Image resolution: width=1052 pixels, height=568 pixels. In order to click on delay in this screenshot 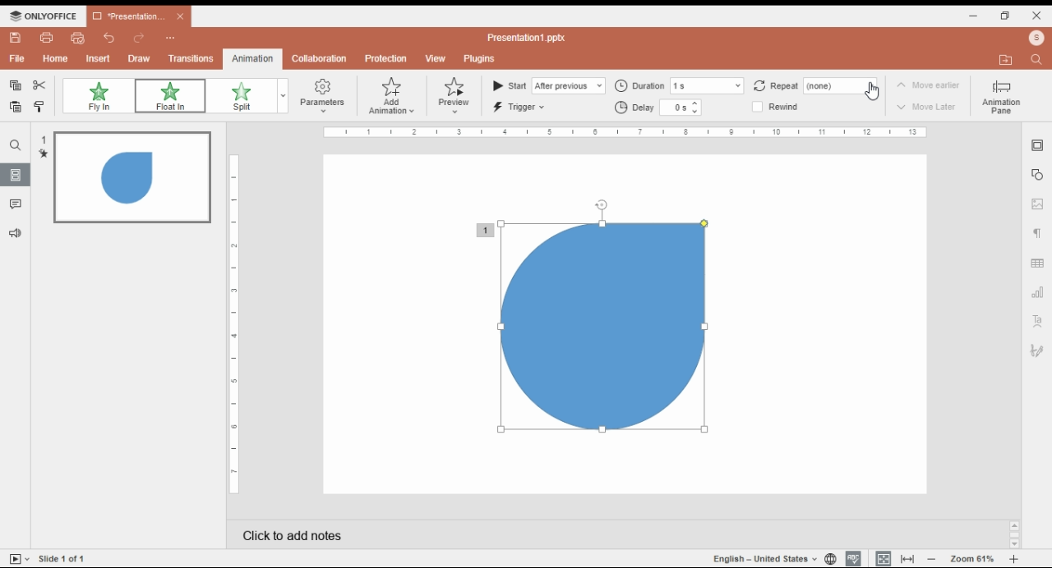, I will do `click(658, 108)`.